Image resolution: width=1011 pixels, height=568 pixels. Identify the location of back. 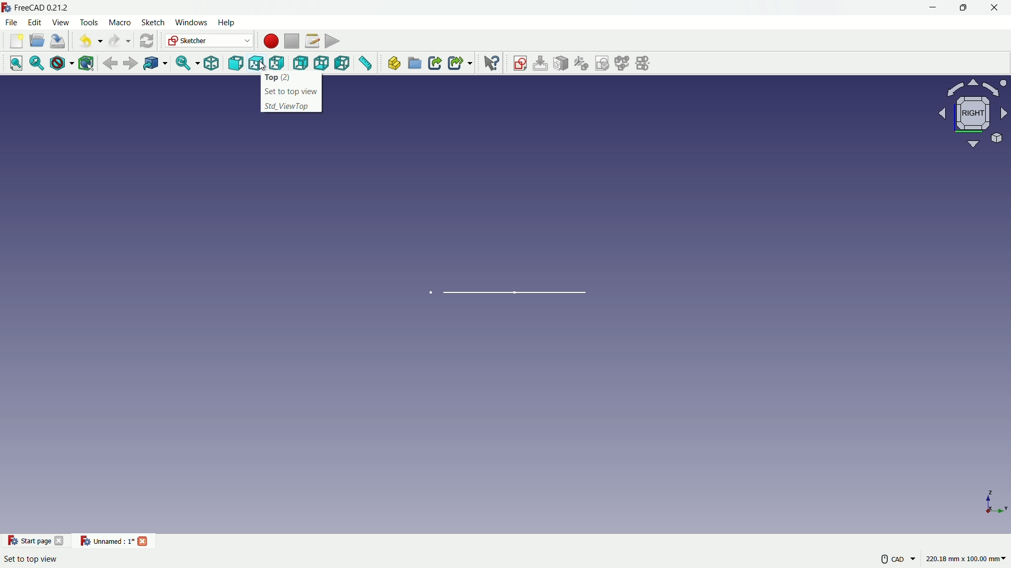
(111, 63).